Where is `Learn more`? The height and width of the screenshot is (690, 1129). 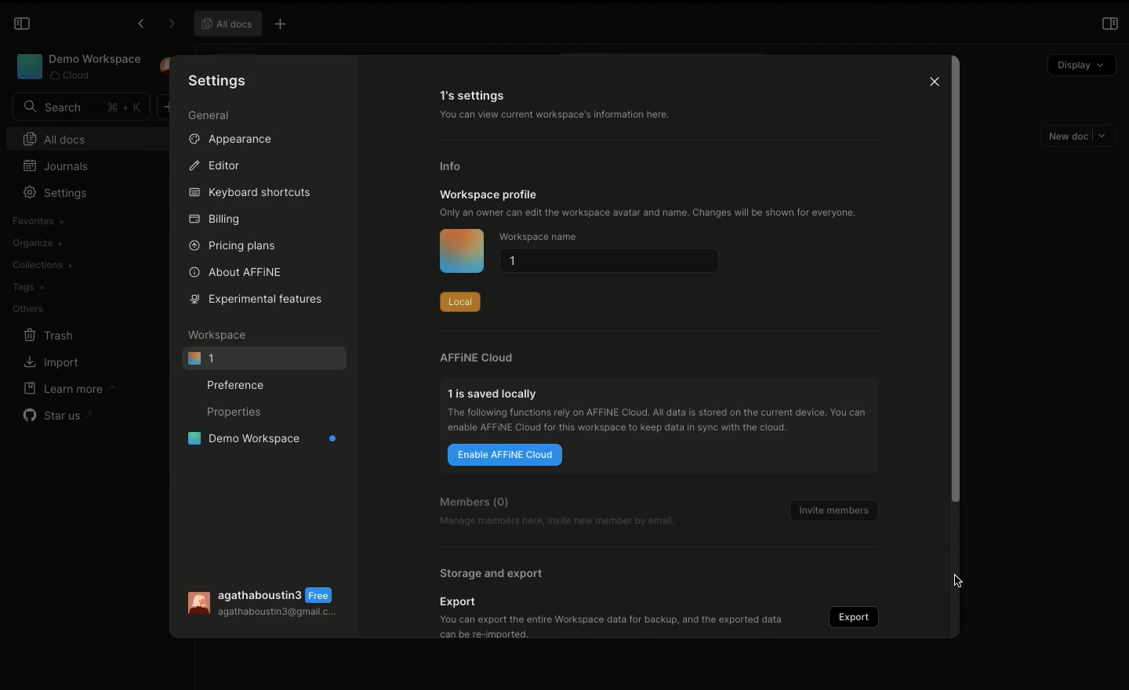
Learn more is located at coordinates (70, 388).